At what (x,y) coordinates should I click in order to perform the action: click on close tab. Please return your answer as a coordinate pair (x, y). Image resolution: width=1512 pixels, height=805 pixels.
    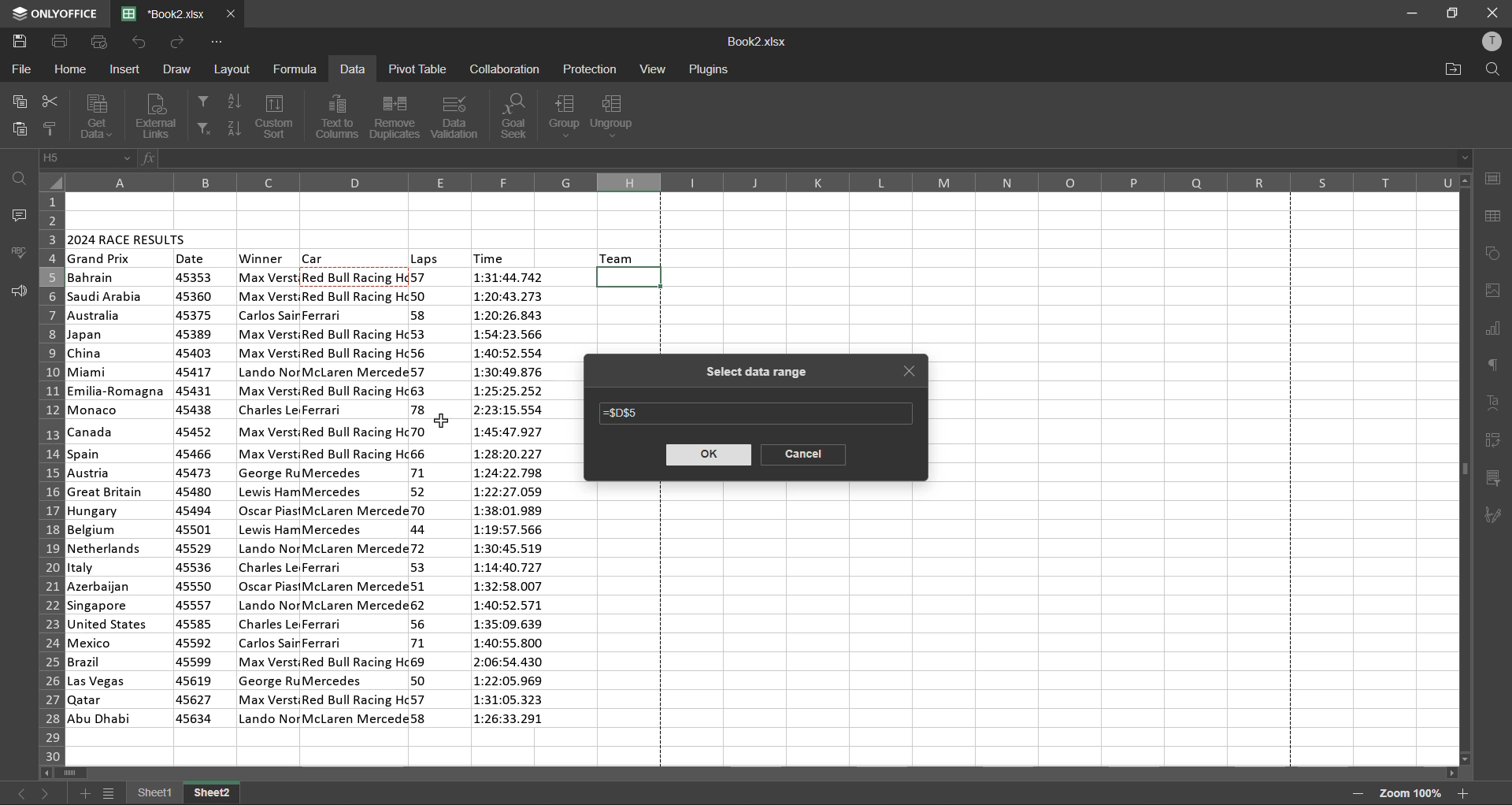
    Looking at the image, I should click on (912, 374).